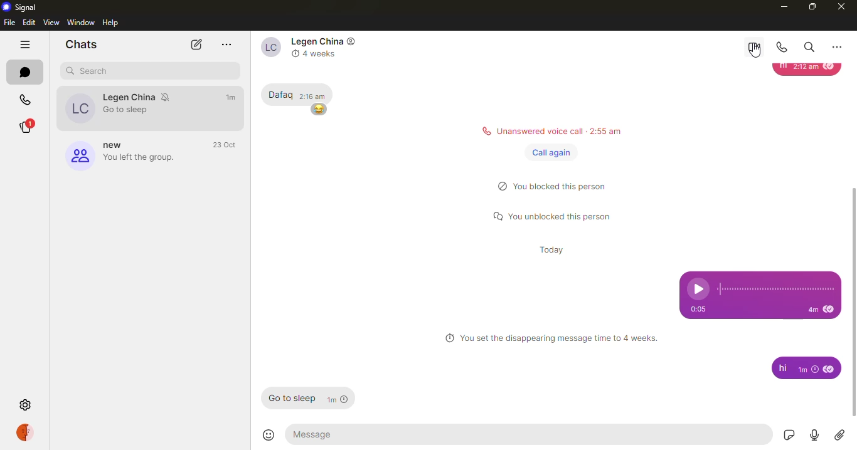 This screenshot has width=857, height=450. What do you see at coordinates (340, 399) in the screenshot?
I see `1m` at bounding box center [340, 399].